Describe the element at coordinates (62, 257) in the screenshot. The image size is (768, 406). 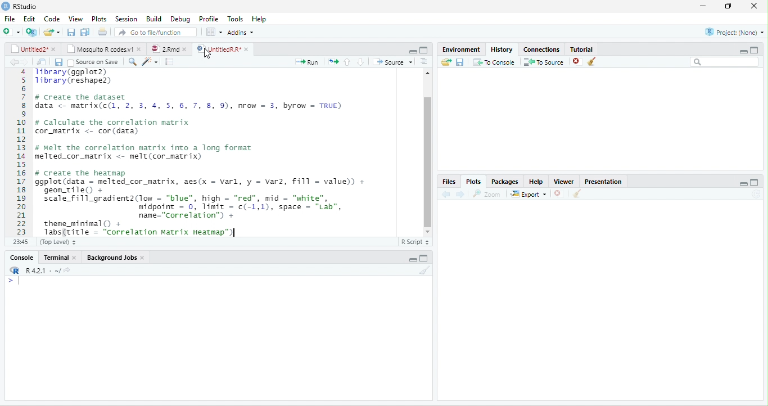
I see `terminal` at that location.